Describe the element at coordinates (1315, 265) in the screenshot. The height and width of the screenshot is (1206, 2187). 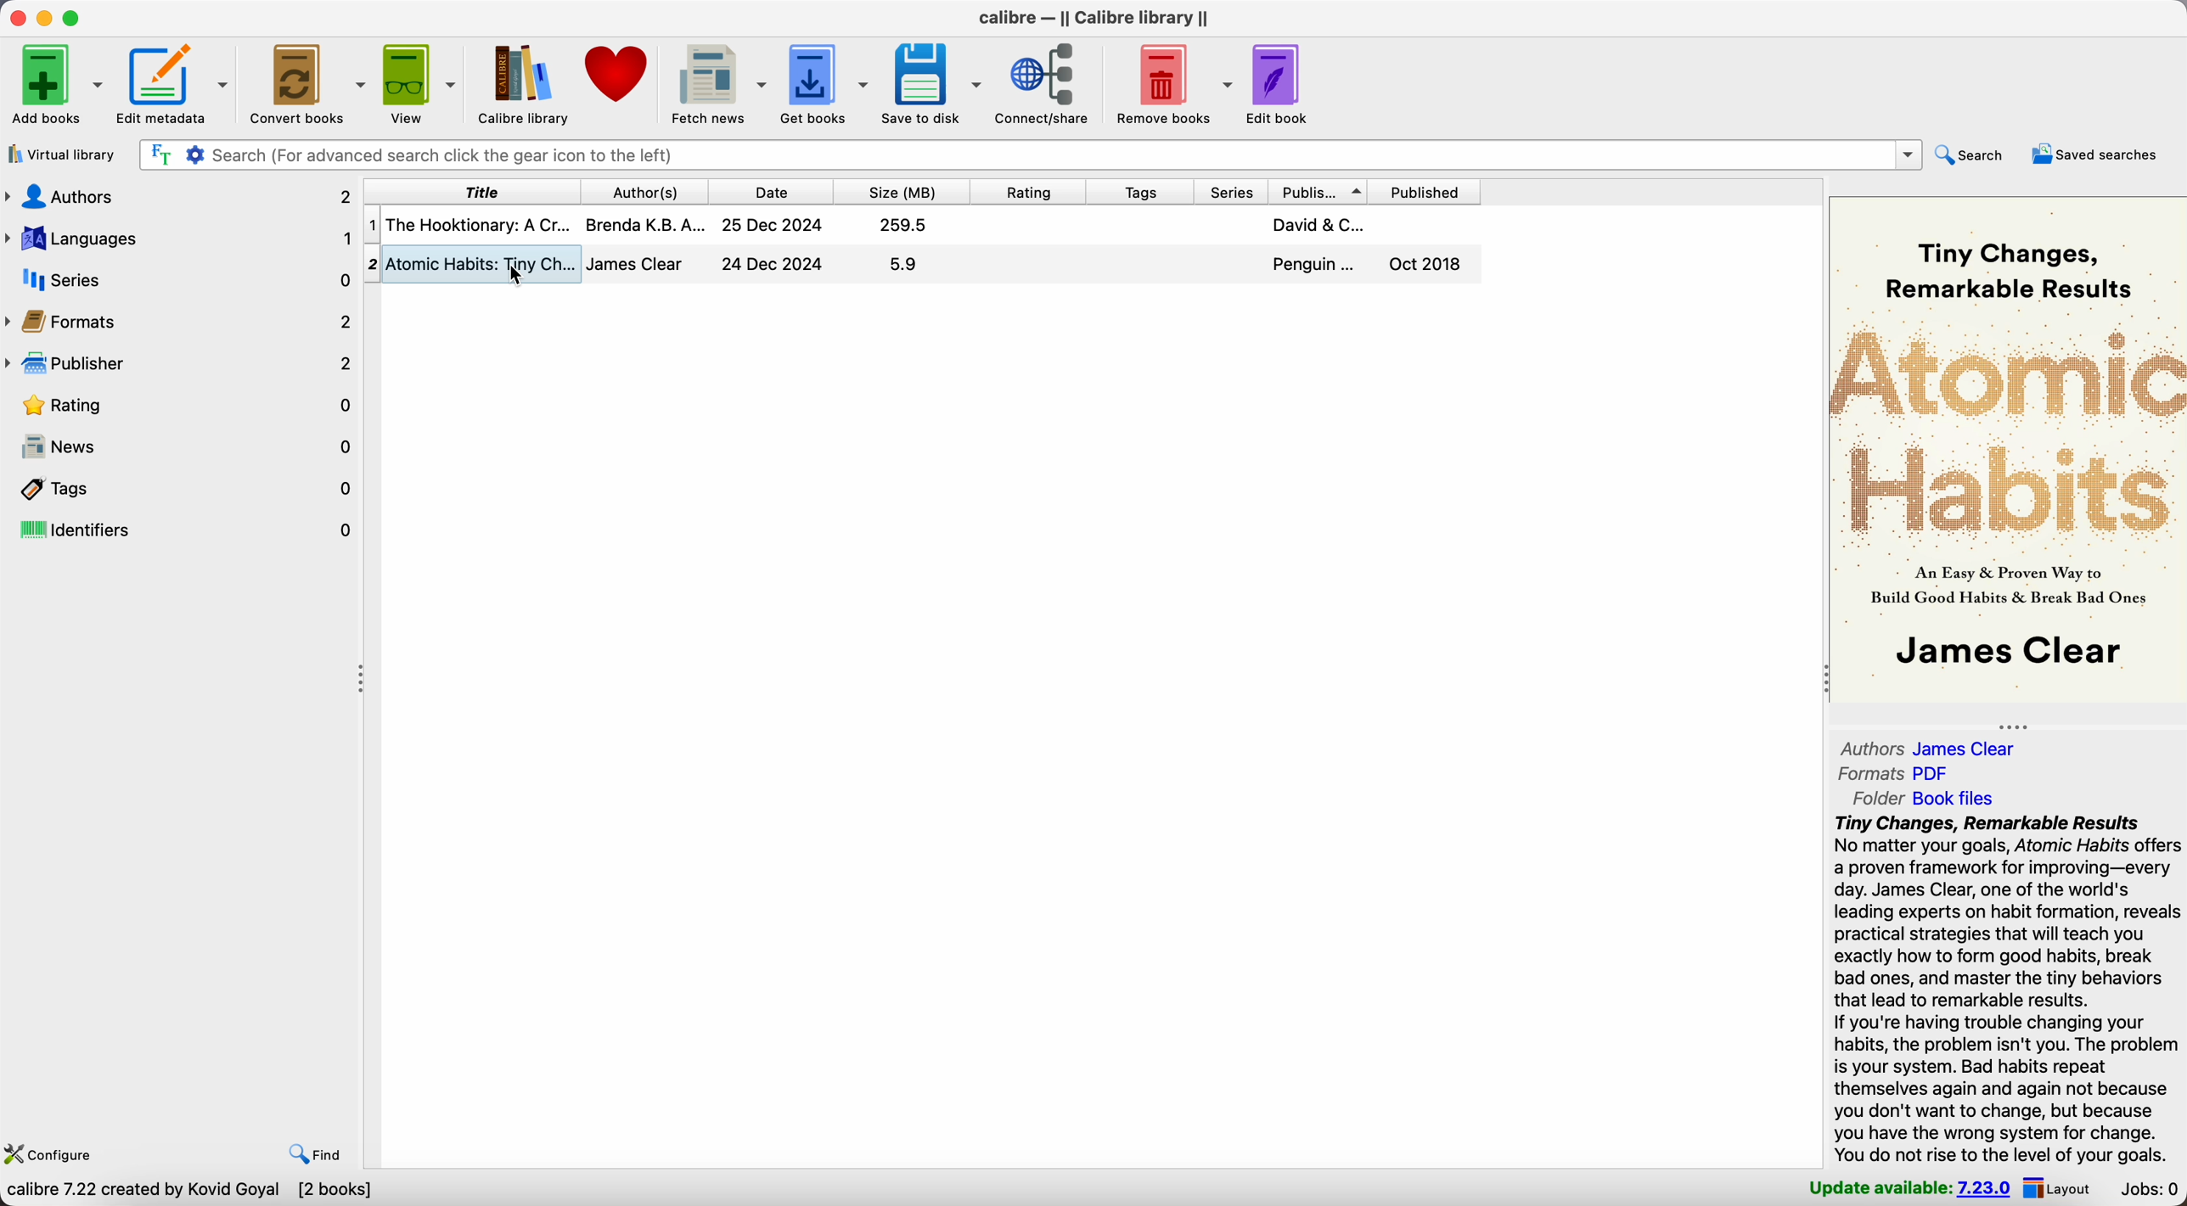
I see `Penguin` at that location.